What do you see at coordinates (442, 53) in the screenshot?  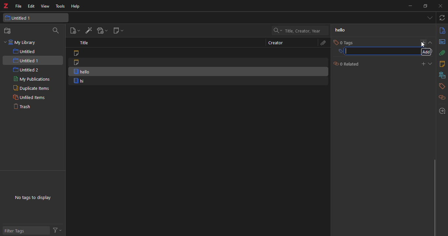 I see `attach` at bounding box center [442, 53].